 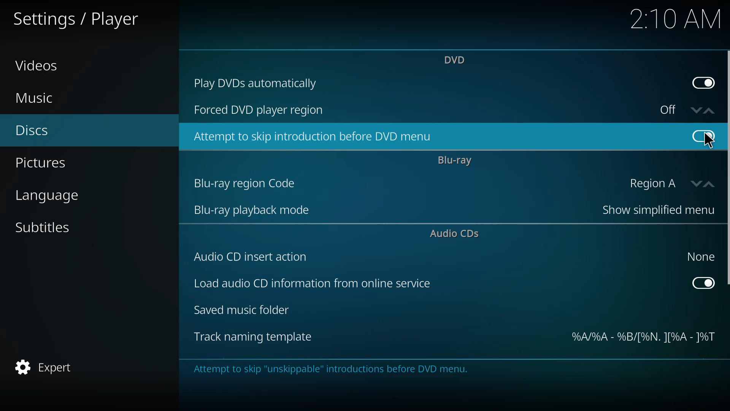 I want to click on info, so click(x=336, y=371).